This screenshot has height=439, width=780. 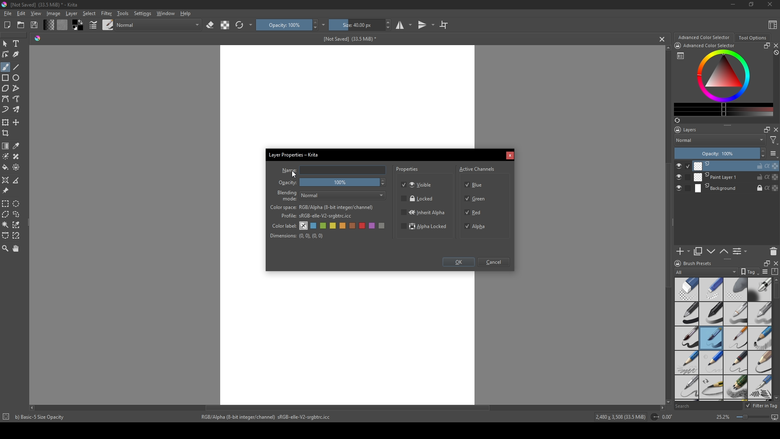 I want to click on color, so click(x=62, y=25).